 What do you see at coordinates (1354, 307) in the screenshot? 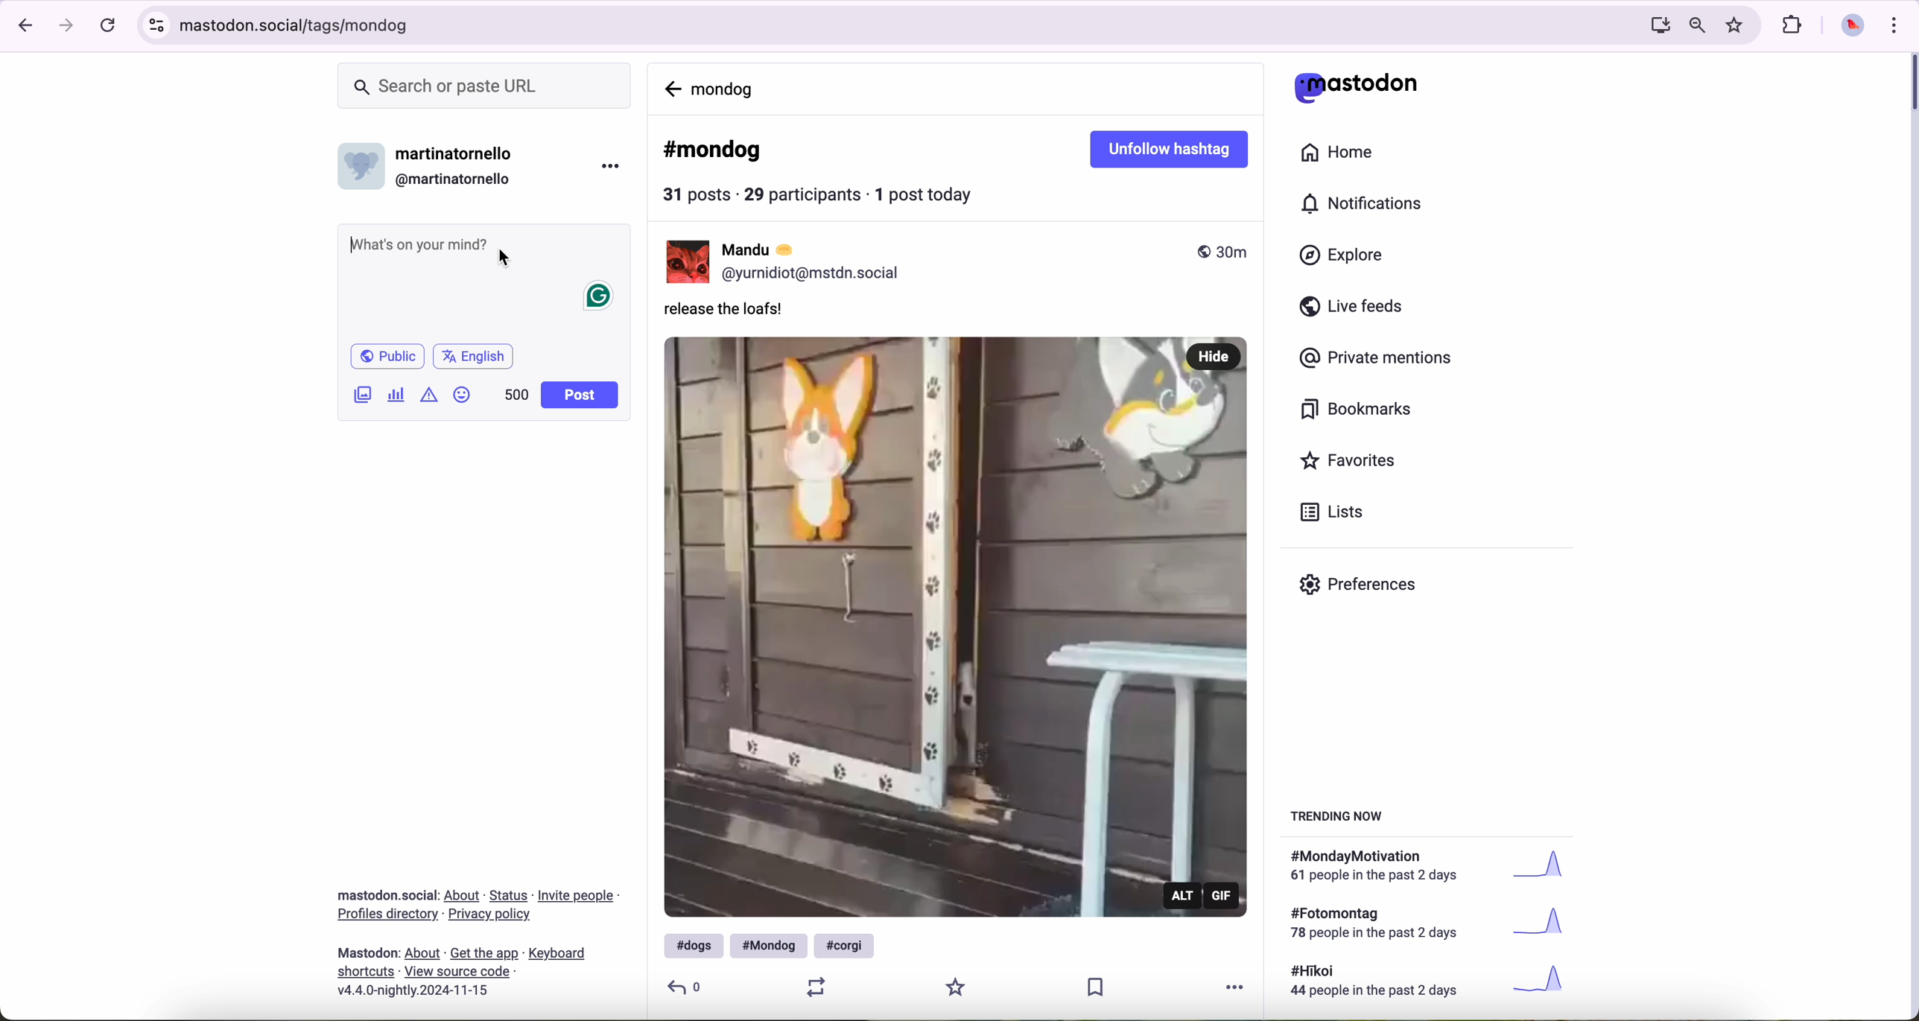
I see `live feeds` at bounding box center [1354, 307].